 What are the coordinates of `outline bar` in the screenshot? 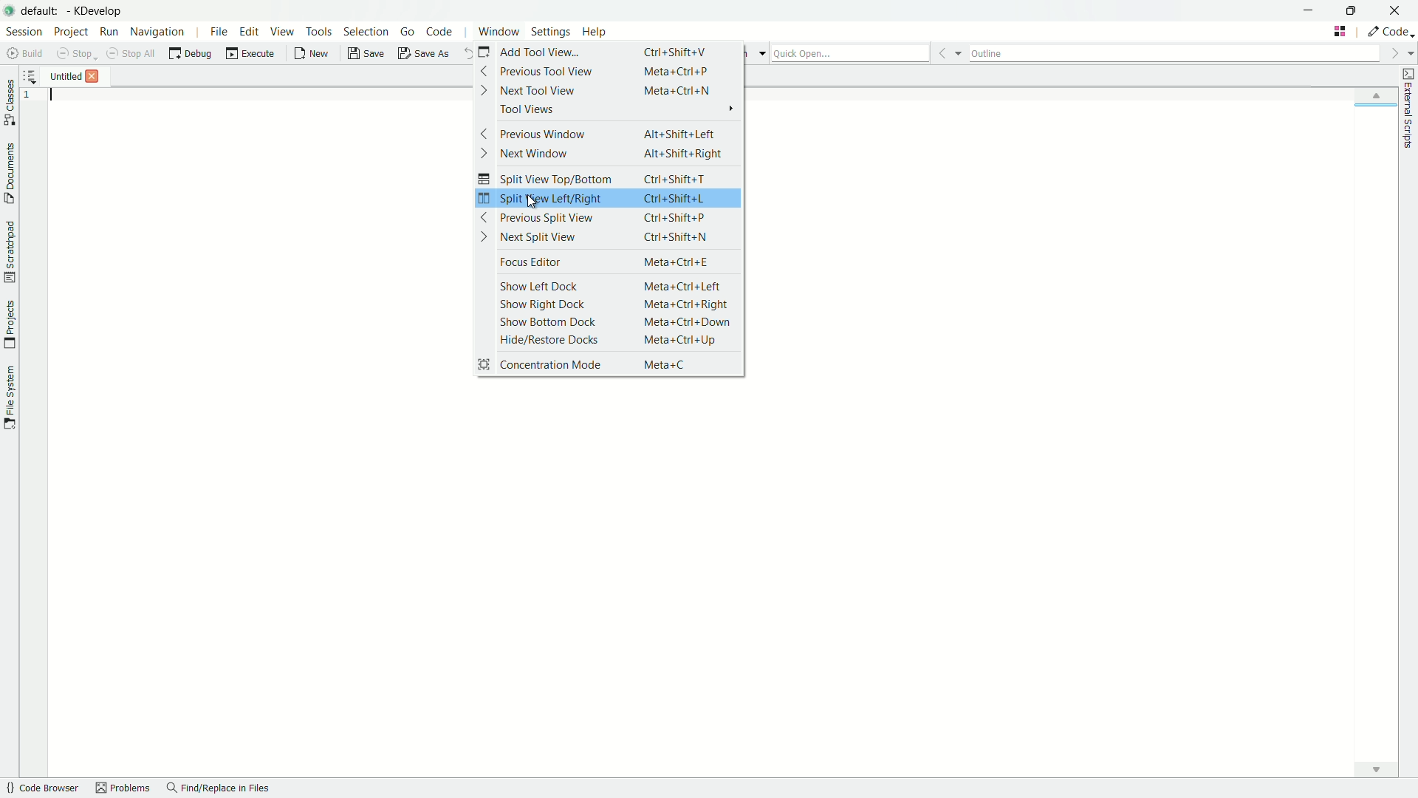 It's located at (1191, 53).